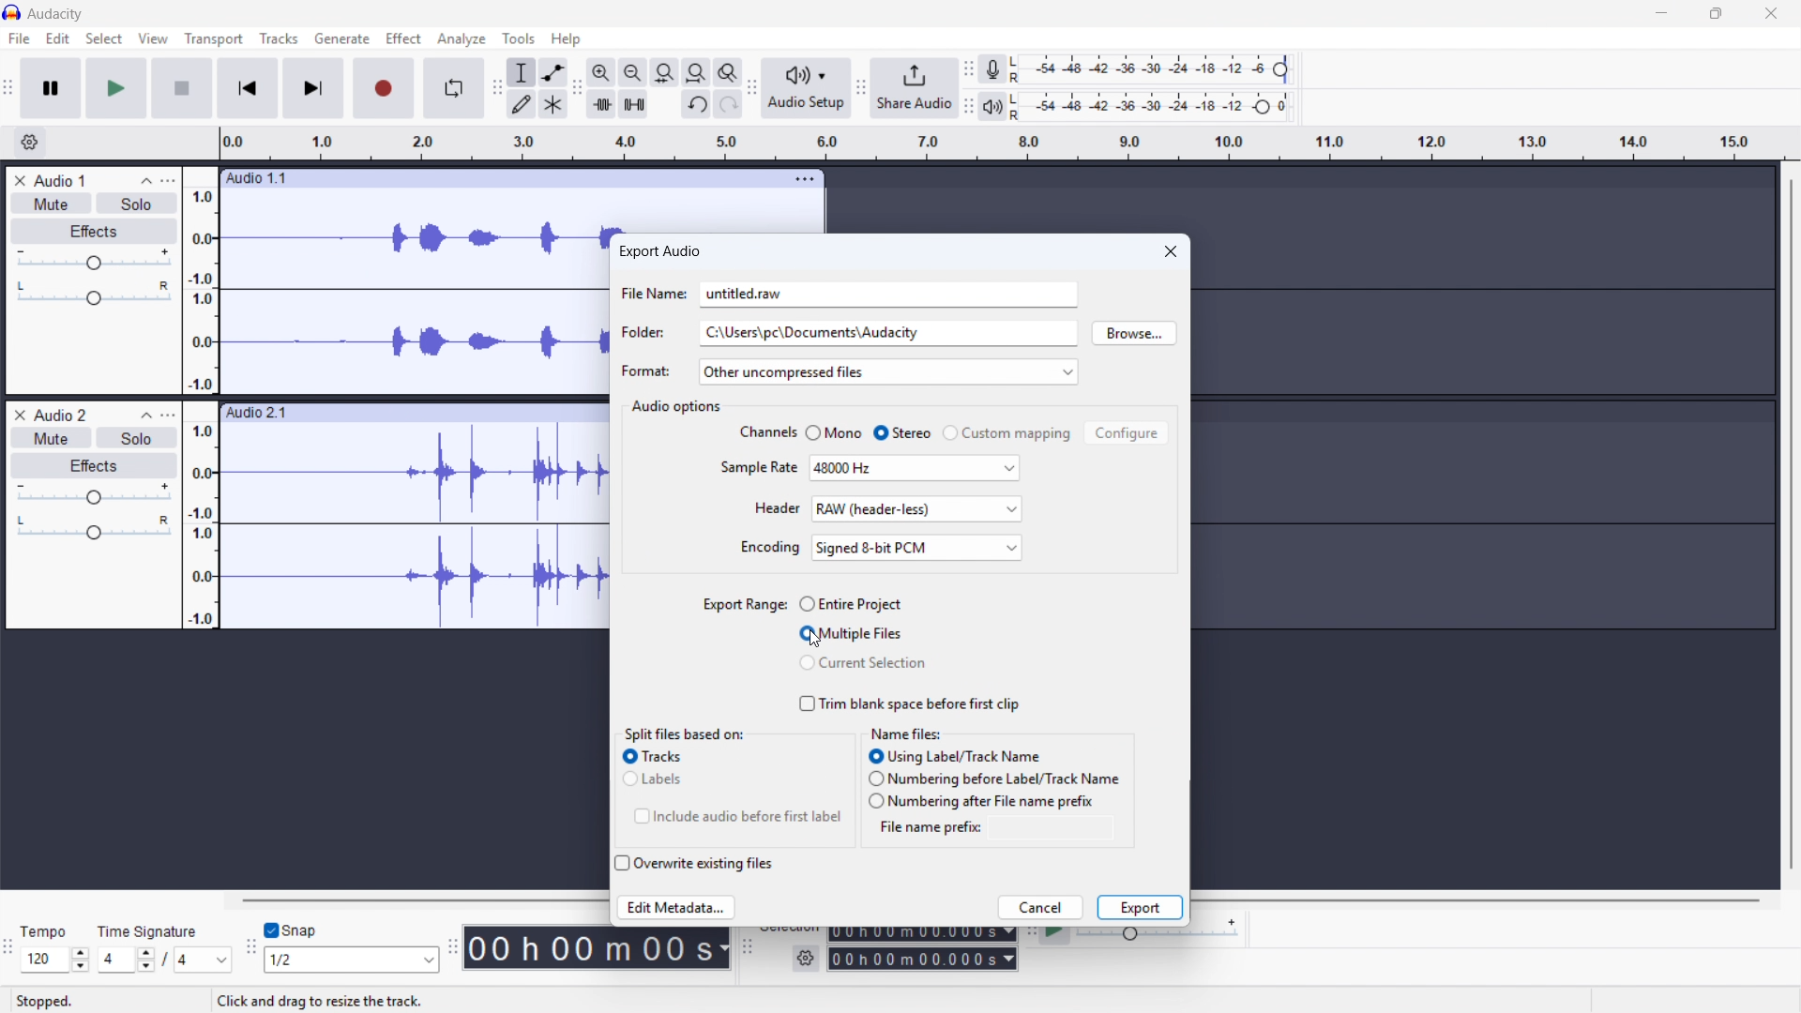  What do you see at coordinates (1156, 107) in the screenshot?
I see `Recording level` at bounding box center [1156, 107].